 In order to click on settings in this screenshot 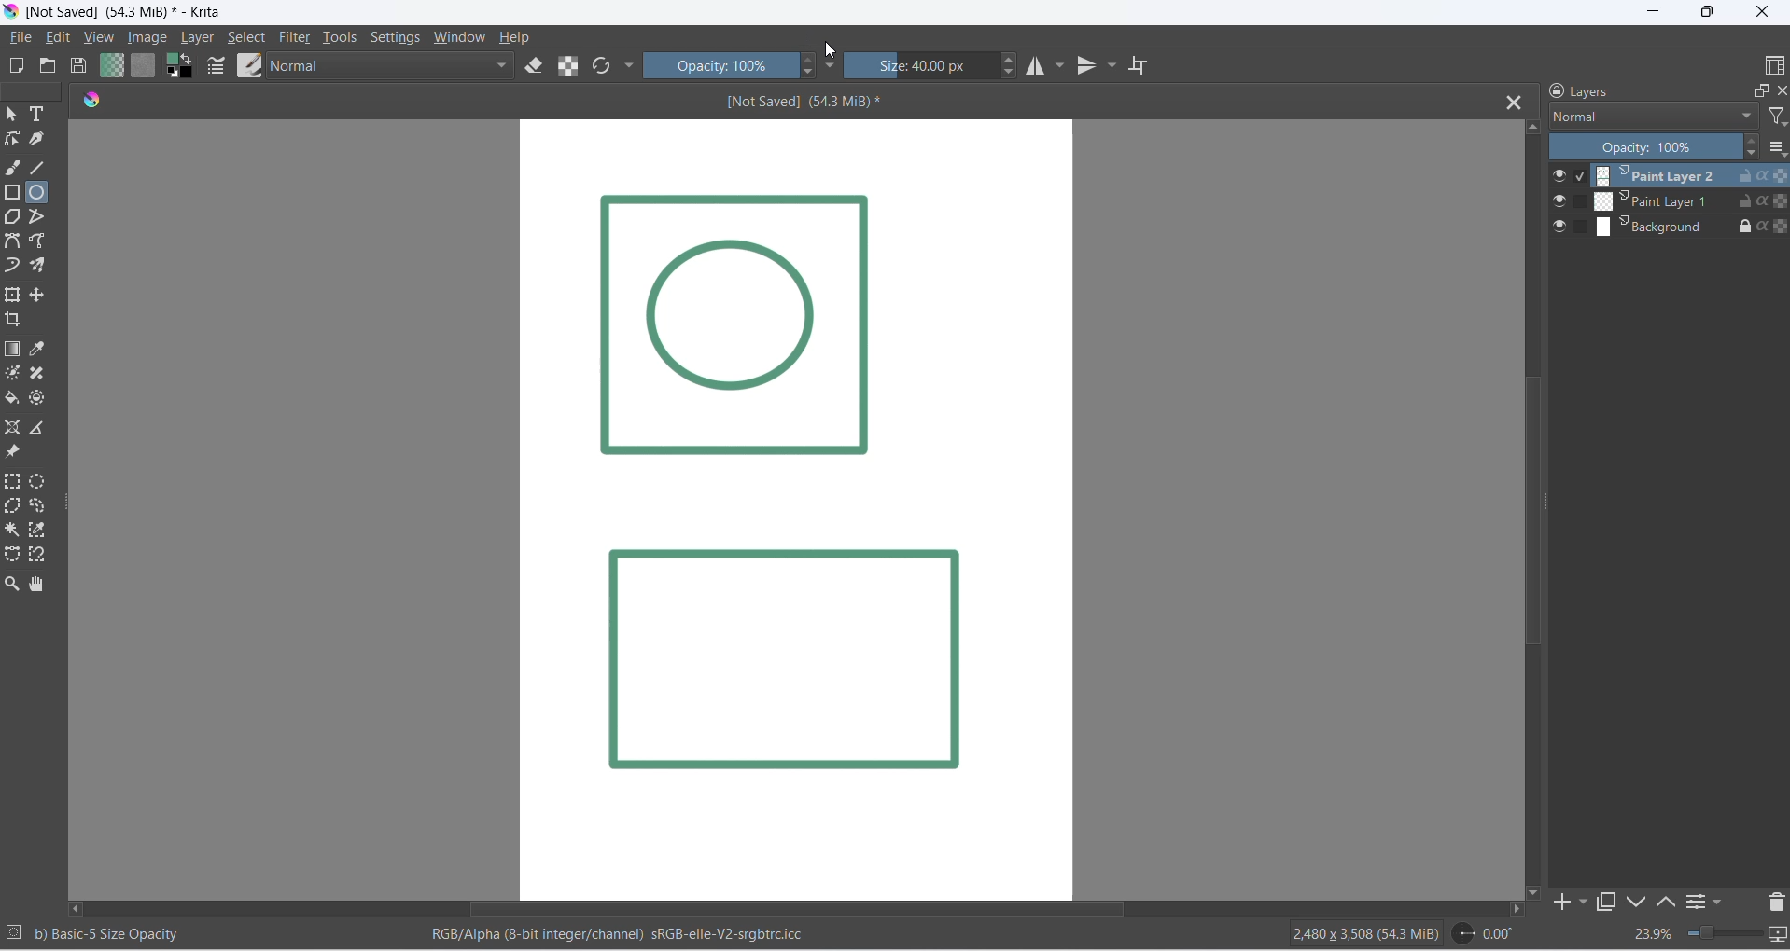, I will do `click(398, 39)`.